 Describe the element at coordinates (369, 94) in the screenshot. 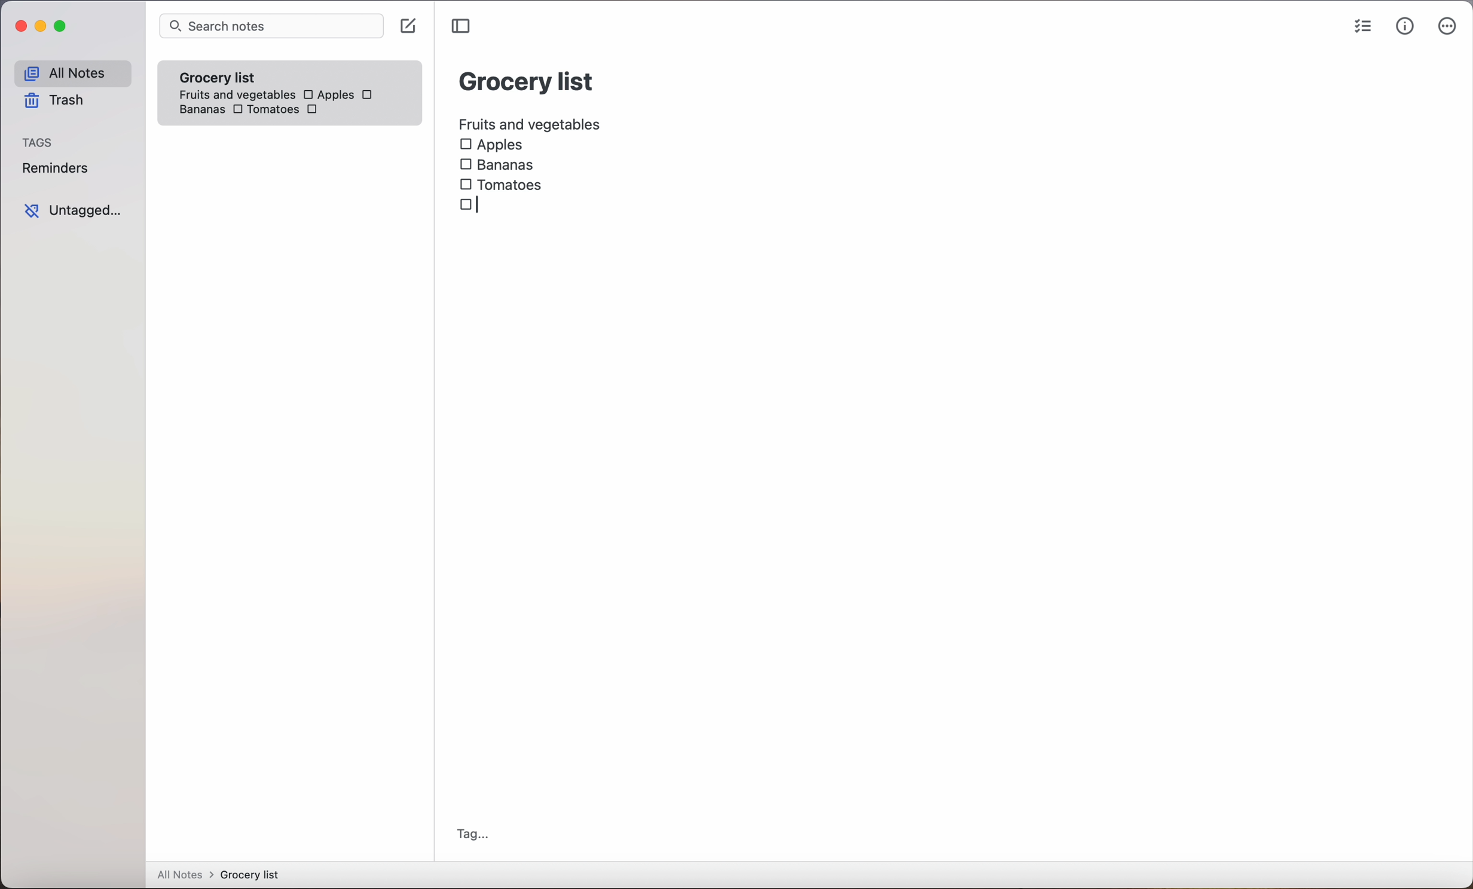

I see `checkbox` at that location.